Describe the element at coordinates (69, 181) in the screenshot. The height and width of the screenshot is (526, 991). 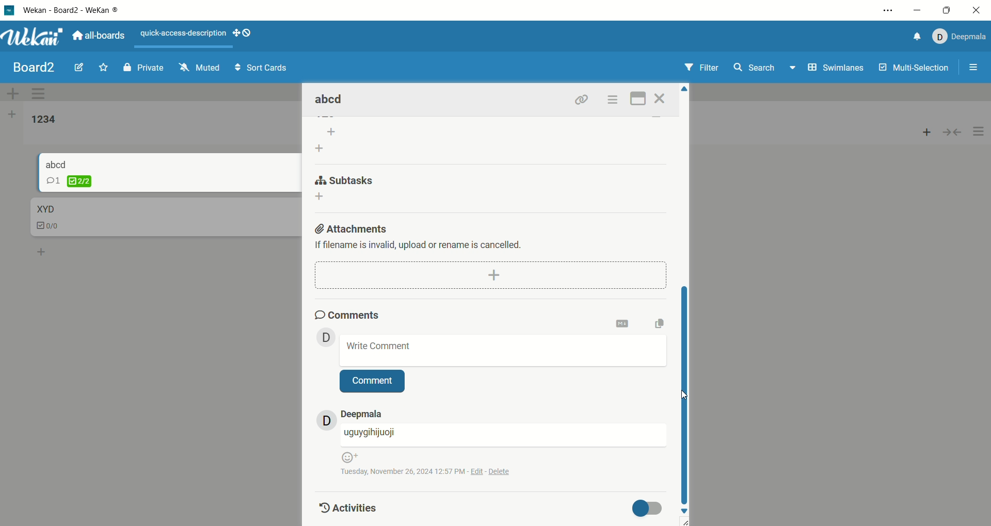
I see `checklist` at that location.